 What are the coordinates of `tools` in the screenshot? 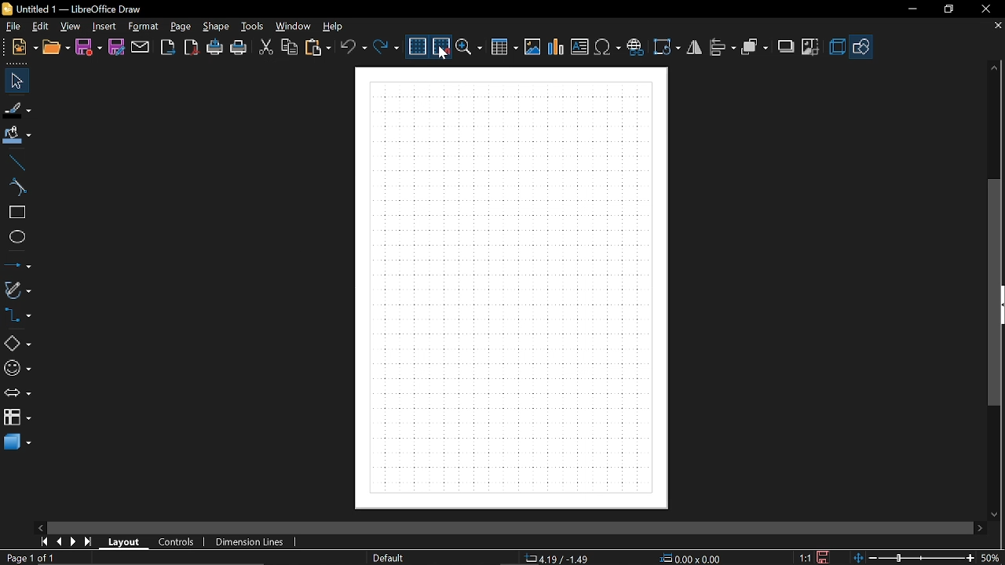 It's located at (254, 27).